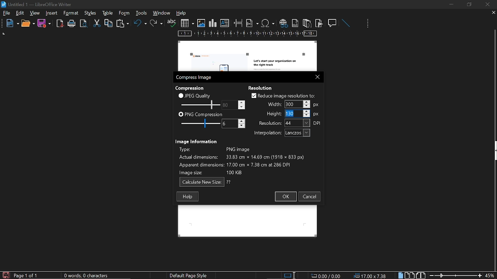 Image resolution: width=497 pixels, height=279 pixels. Describe the element at coordinates (52, 13) in the screenshot. I see `insert` at that location.